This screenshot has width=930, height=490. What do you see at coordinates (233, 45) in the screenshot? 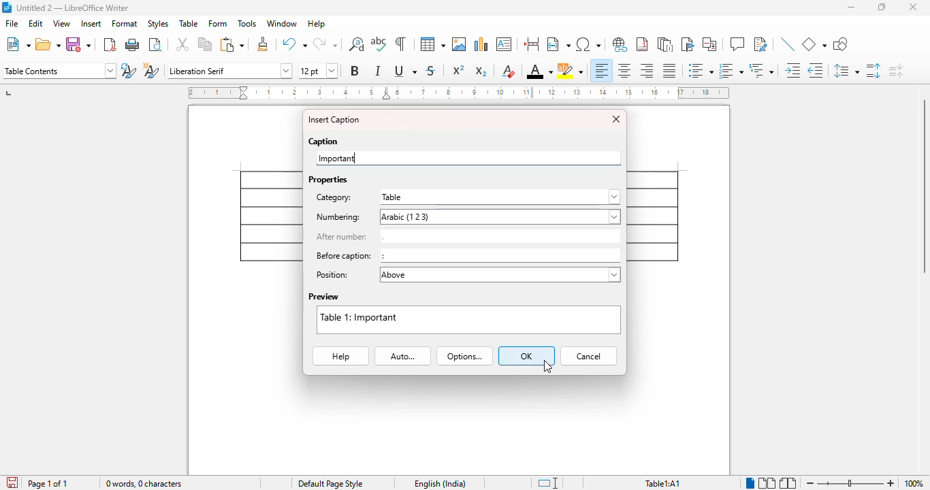
I see `paste` at bounding box center [233, 45].